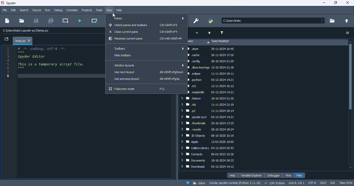  Describe the element at coordinates (51, 21) in the screenshot. I see `save all files` at that location.